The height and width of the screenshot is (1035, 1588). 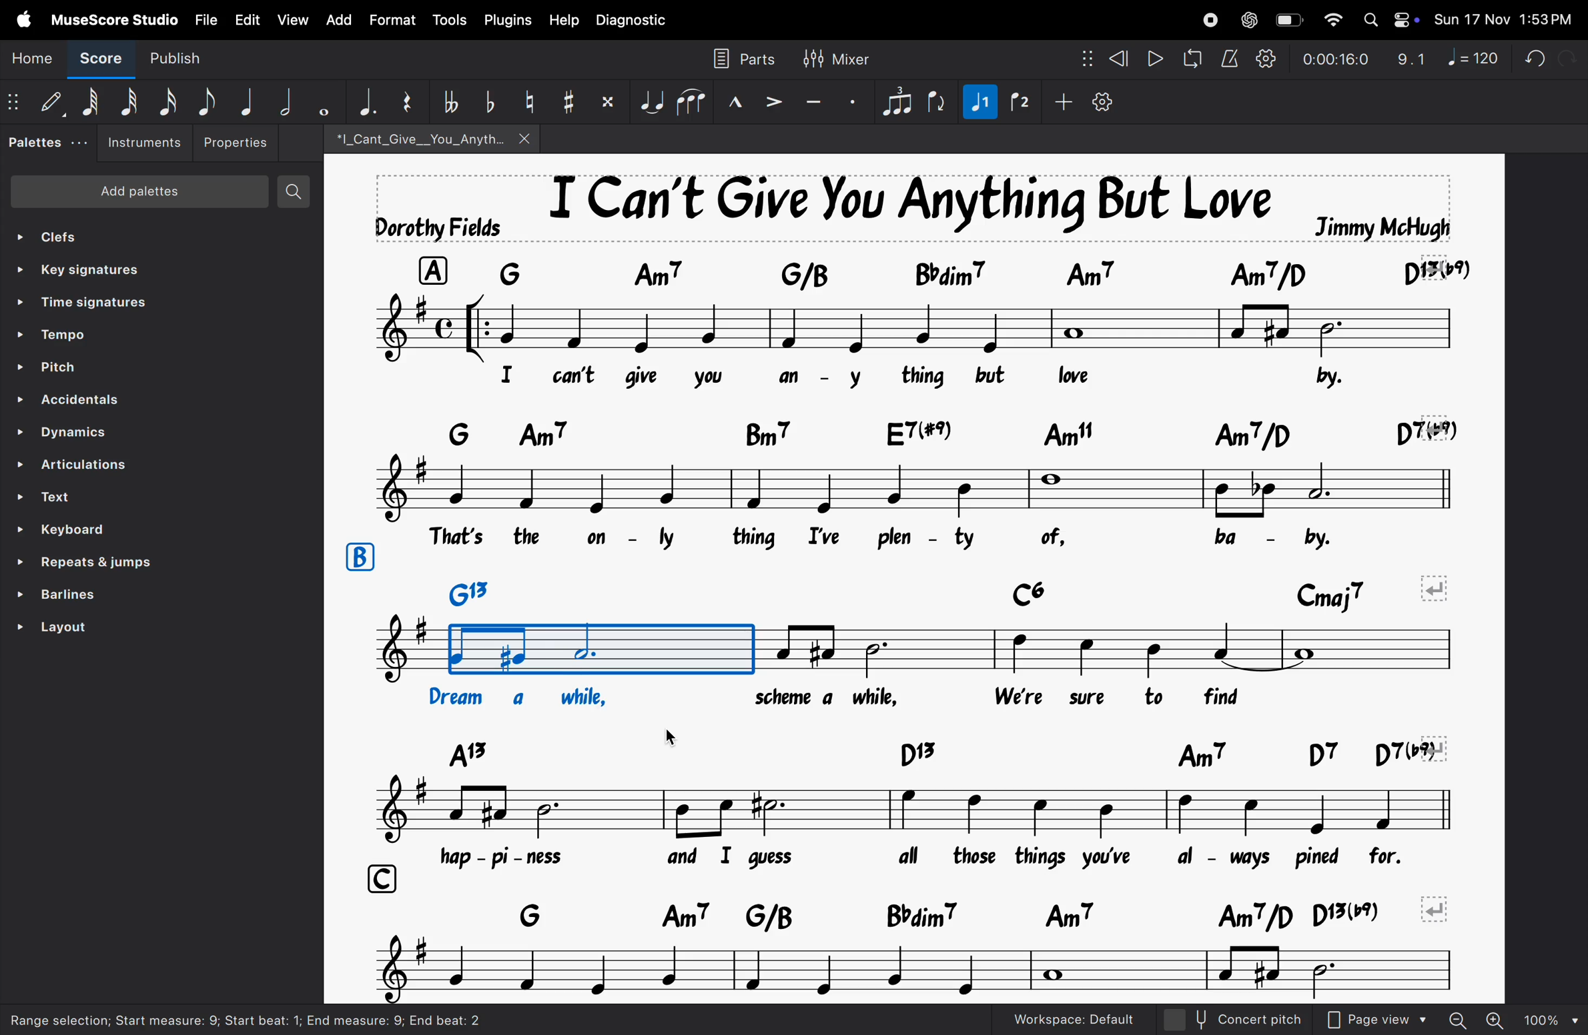 What do you see at coordinates (71, 399) in the screenshot?
I see `Accenditial` at bounding box center [71, 399].